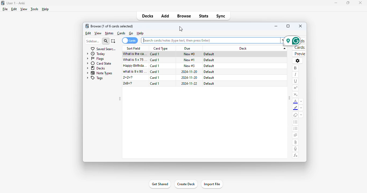 This screenshot has height=193, width=367. What do you see at coordinates (184, 16) in the screenshot?
I see `browse` at bounding box center [184, 16].